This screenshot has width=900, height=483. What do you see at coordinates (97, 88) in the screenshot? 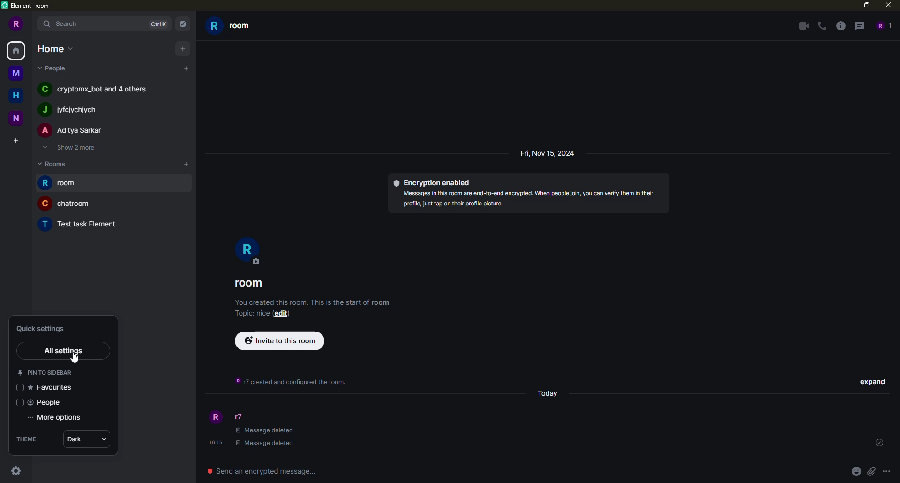
I see `people` at bounding box center [97, 88].